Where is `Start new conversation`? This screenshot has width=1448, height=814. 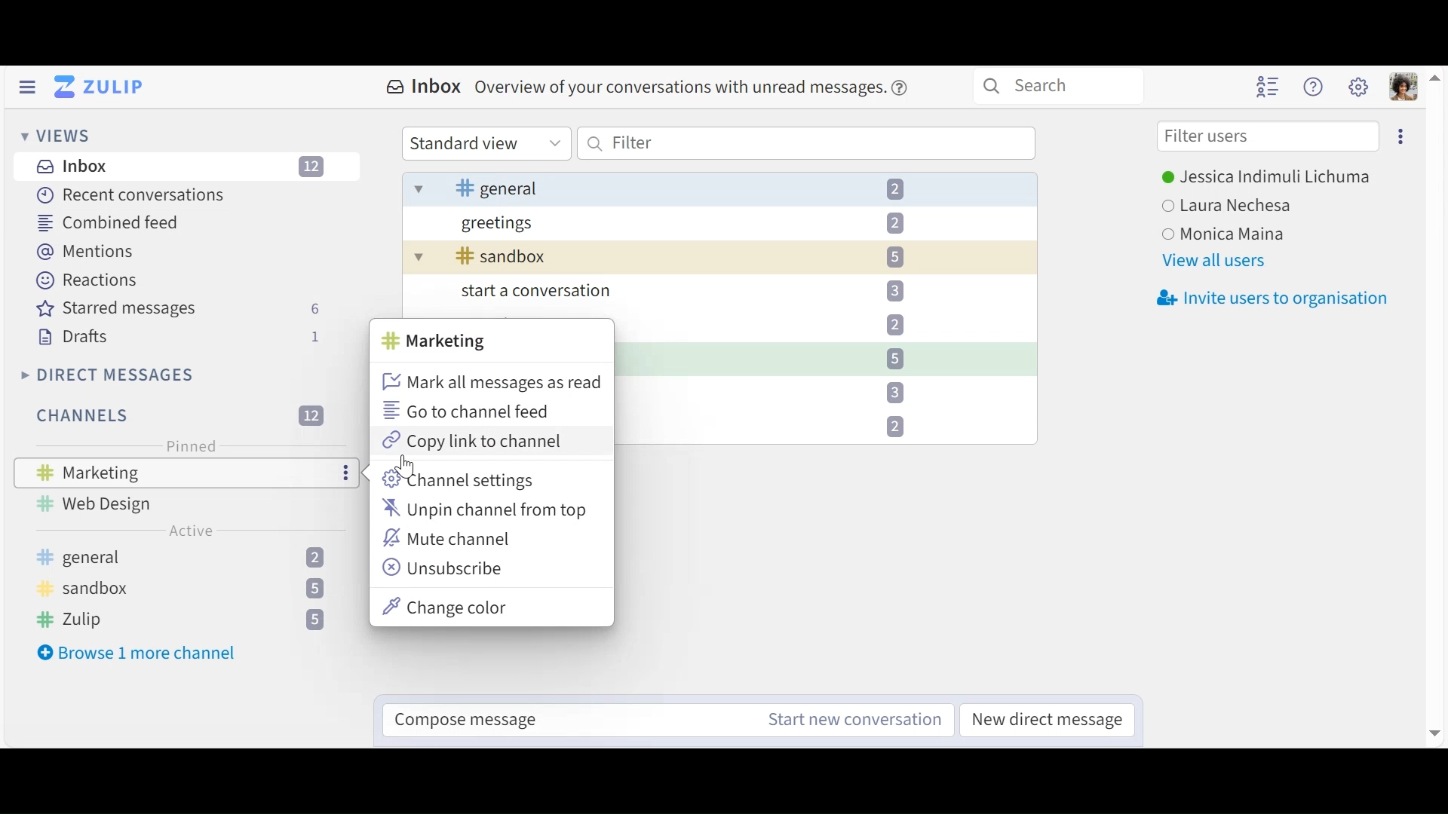
Start new conversation is located at coordinates (844, 718).